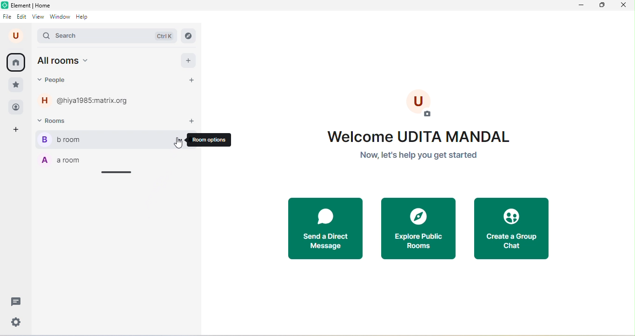  Describe the element at coordinates (580, 6) in the screenshot. I see `minimize` at that location.